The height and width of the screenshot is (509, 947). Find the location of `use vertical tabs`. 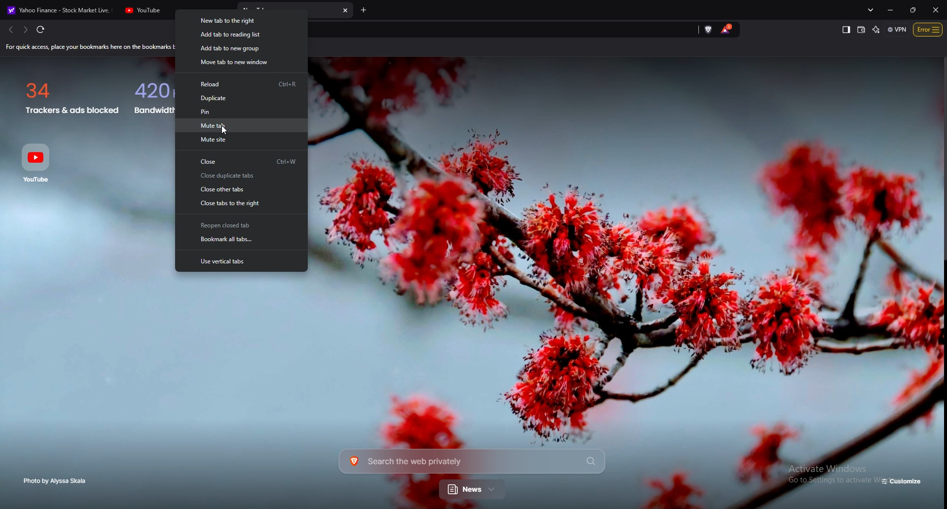

use vertical tabs is located at coordinates (240, 260).